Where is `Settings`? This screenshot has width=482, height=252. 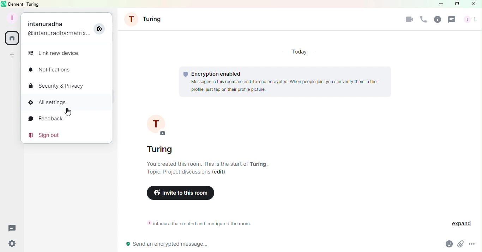
Settings is located at coordinates (12, 243).